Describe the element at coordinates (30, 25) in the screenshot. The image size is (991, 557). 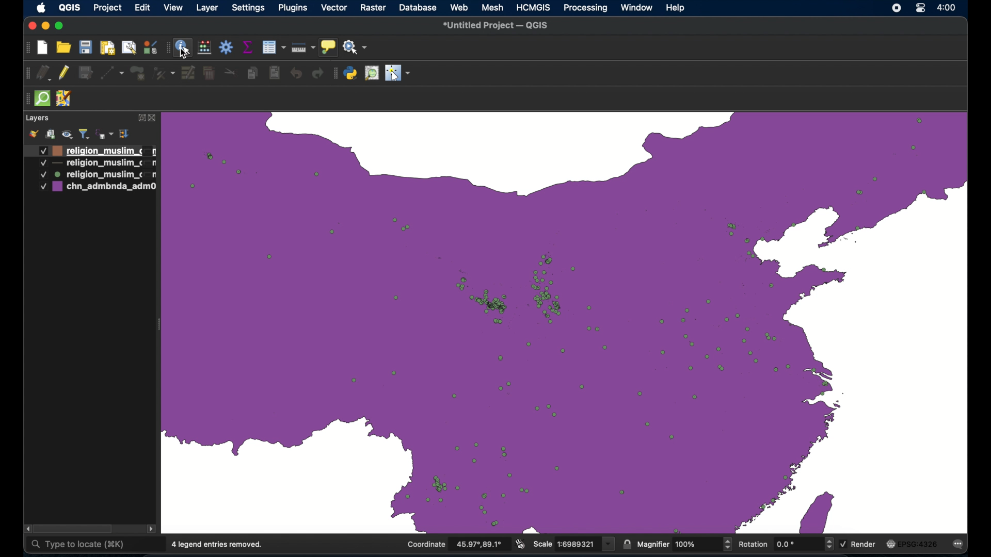
I see `close` at that location.